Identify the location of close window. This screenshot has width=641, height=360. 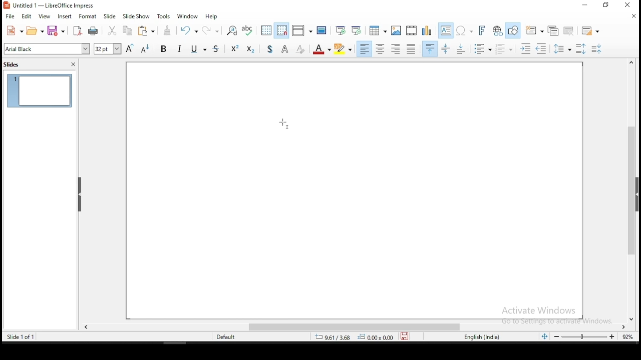
(625, 4).